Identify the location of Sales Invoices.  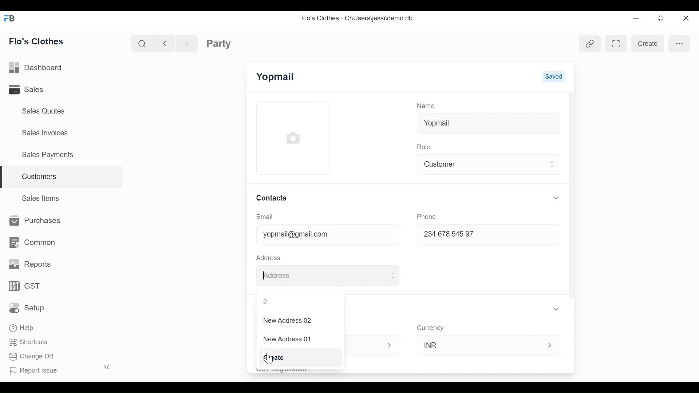
(46, 132).